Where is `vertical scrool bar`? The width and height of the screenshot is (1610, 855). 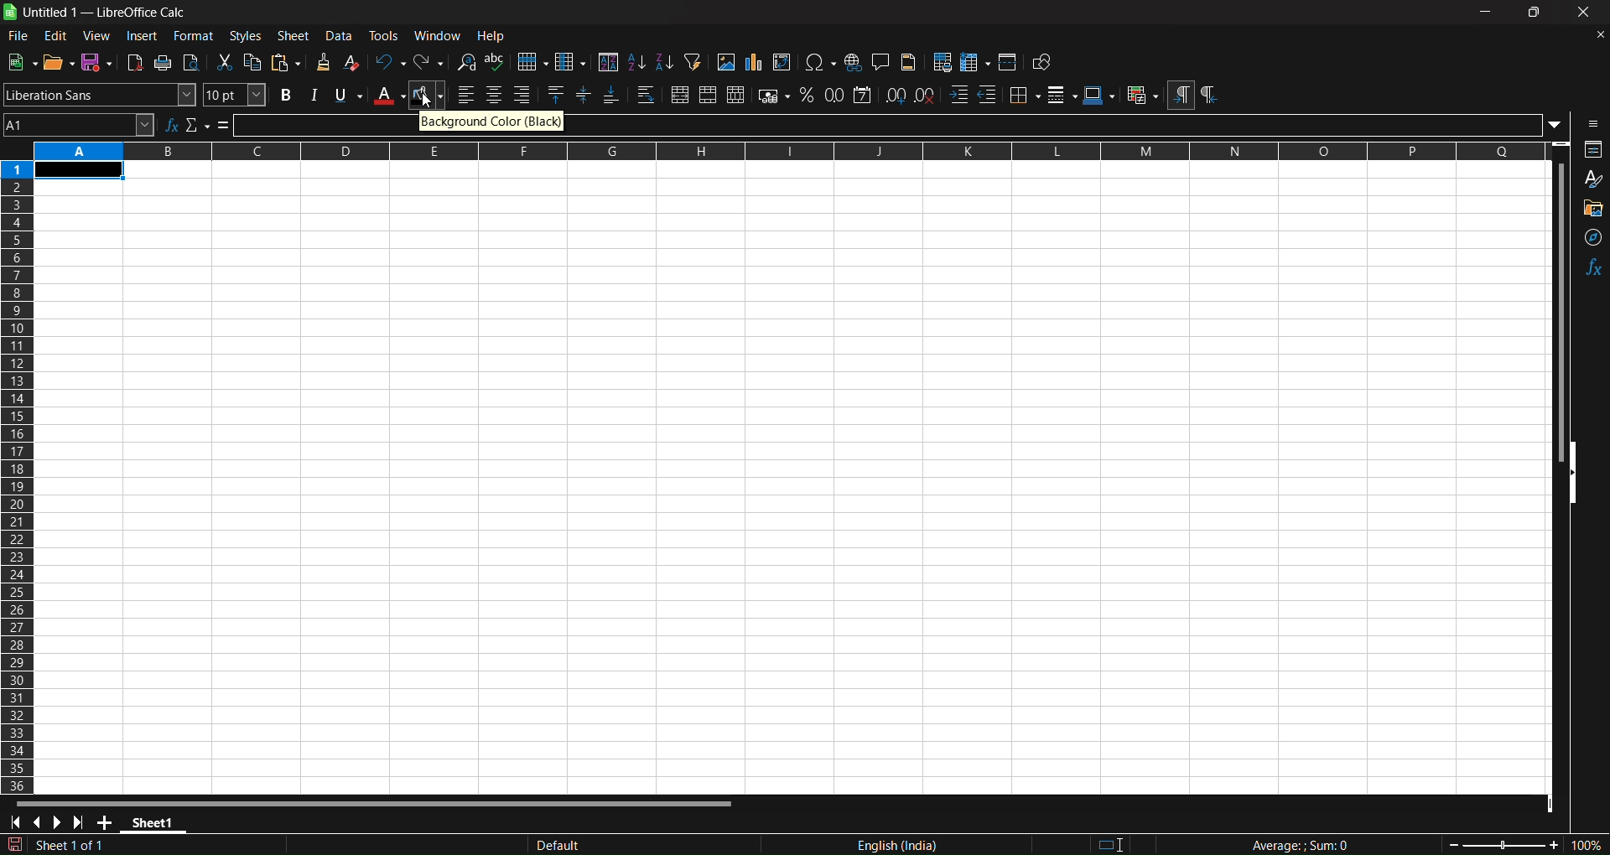 vertical scrool bar is located at coordinates (1553, 315).